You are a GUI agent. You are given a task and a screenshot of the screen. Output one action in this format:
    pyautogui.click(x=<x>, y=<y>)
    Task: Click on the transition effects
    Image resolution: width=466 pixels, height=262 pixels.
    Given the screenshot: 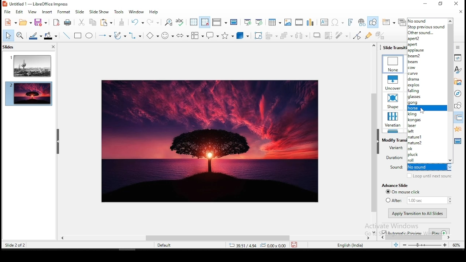 What is the action you would take?
    pyautogui.click(x=393, y=120)
    